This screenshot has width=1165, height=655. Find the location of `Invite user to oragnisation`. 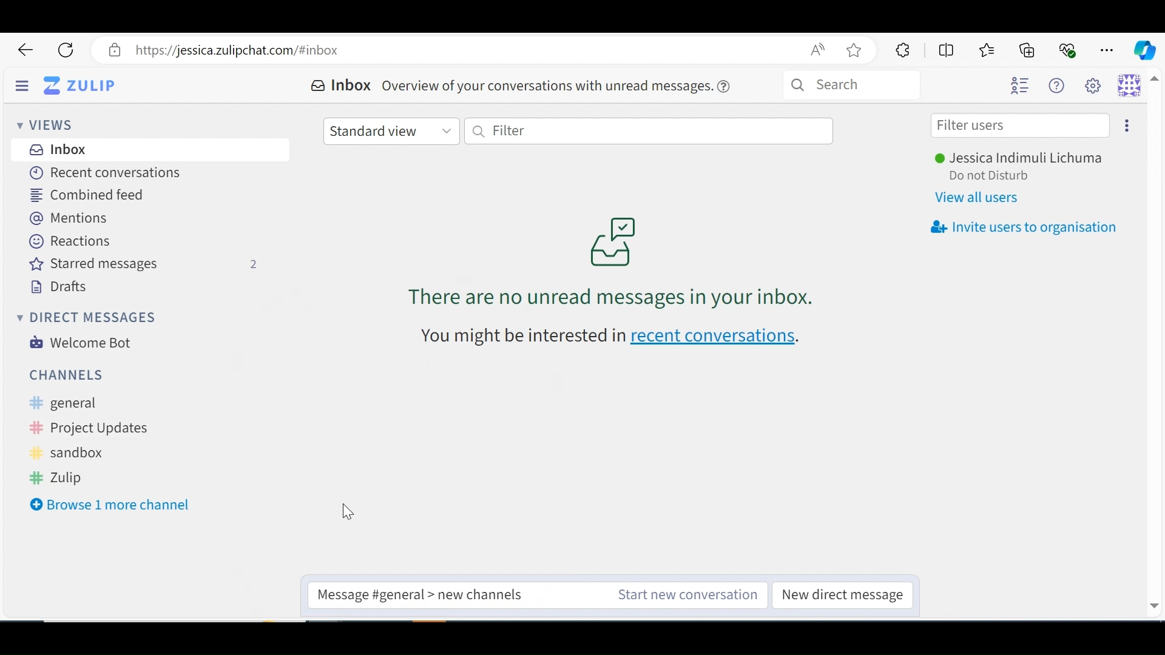

Invite user to oragnisation is located at coordinates (1022, 228).